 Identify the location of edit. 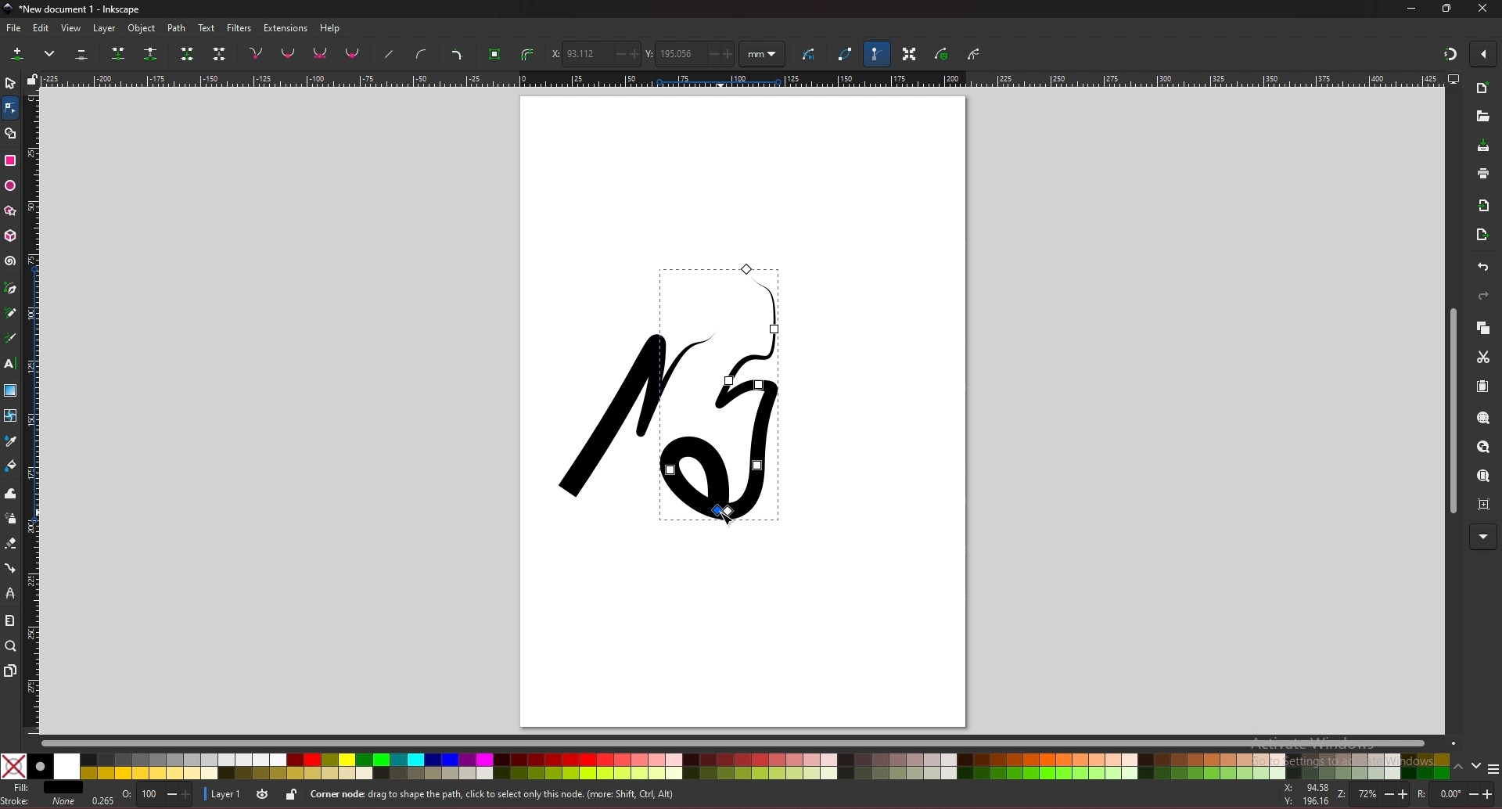
(41, 28).